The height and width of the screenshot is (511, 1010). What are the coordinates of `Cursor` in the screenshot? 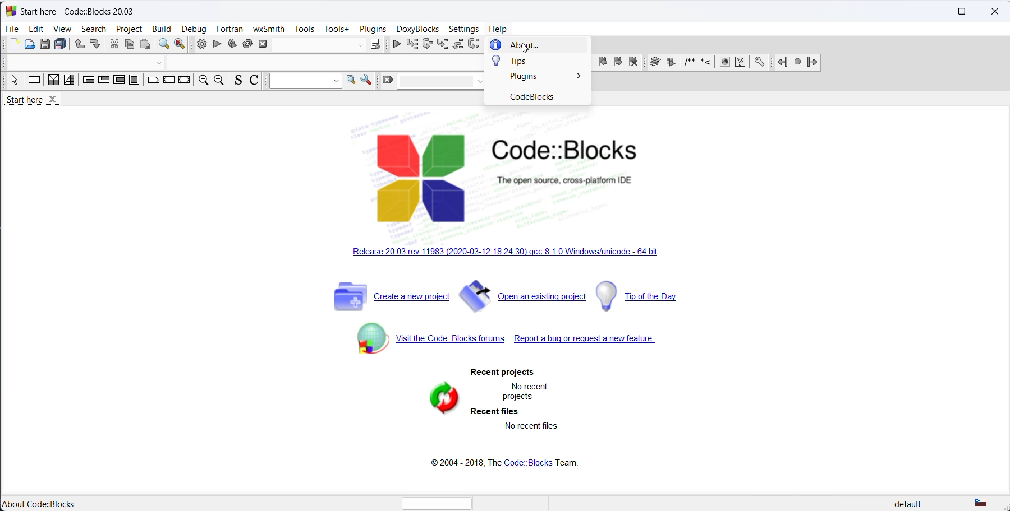 It's located at (522, 49).